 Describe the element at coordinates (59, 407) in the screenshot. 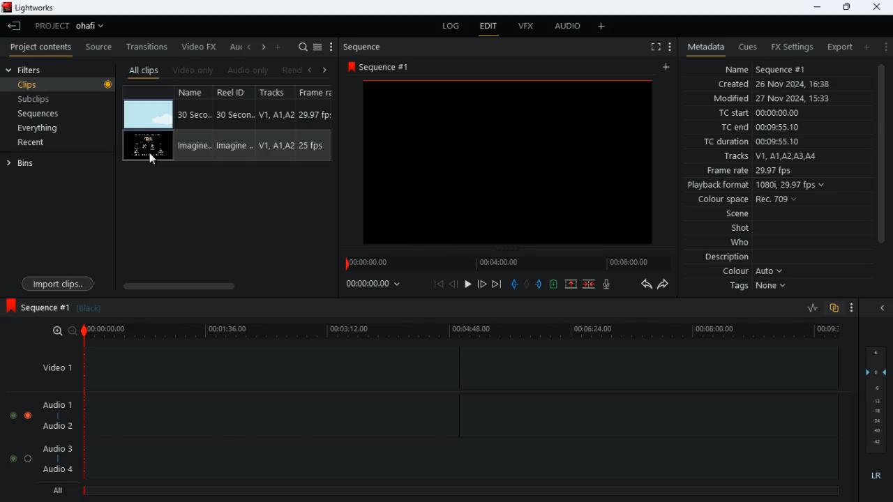

I see `audio 1` at that location.